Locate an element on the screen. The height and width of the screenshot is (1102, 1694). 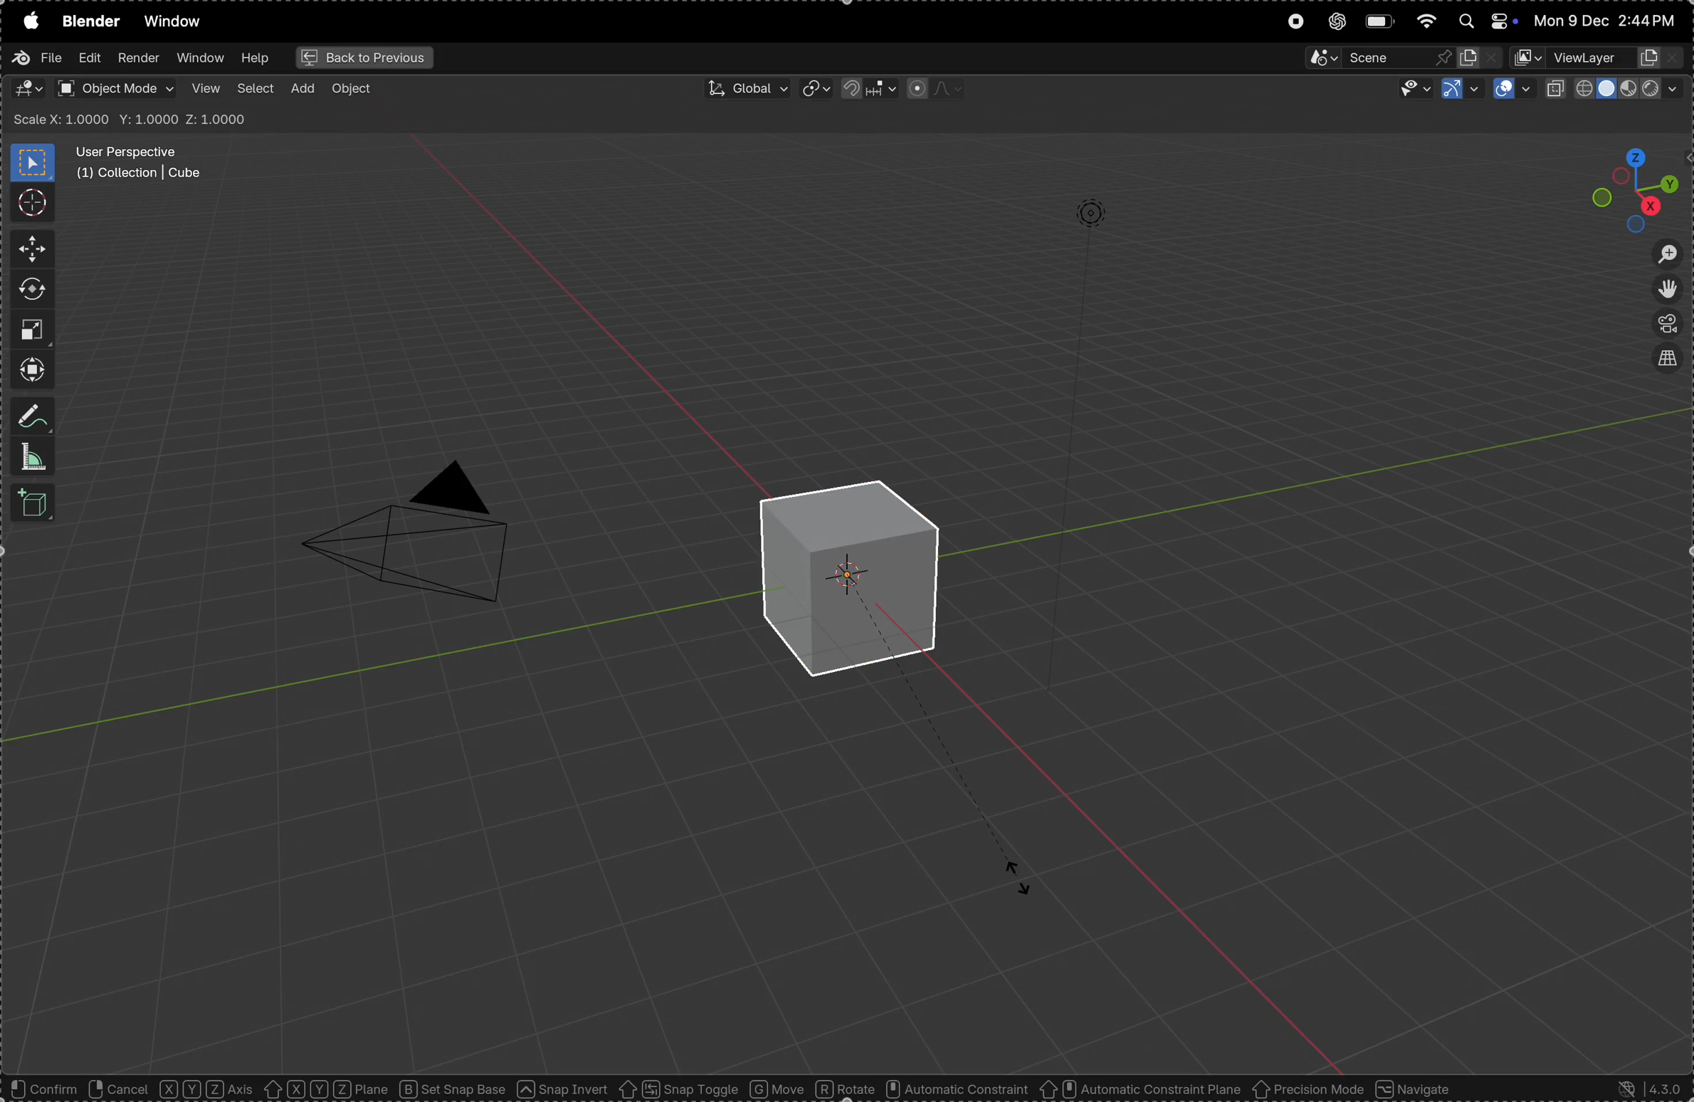
add is located at coordinates (306, 88).